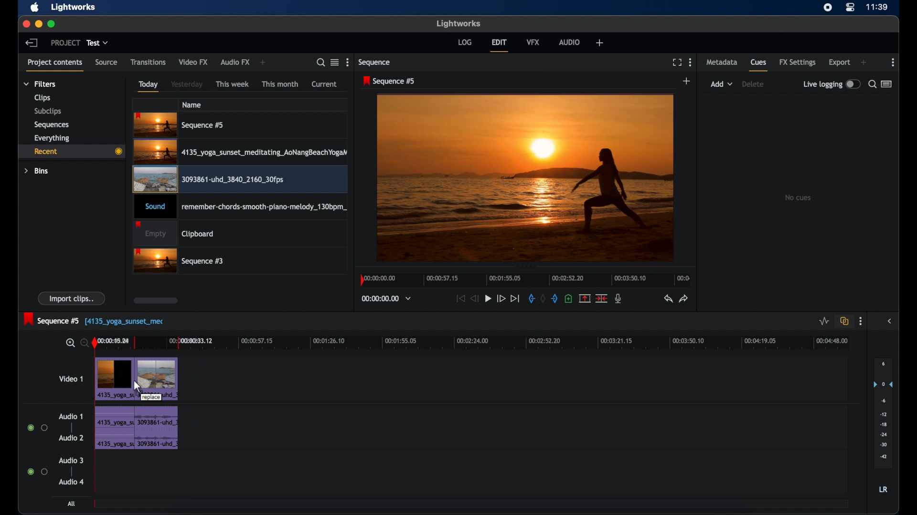 The width and height of the screenshot is (917, 515). I want to click on audio fx, so click(235, 62).